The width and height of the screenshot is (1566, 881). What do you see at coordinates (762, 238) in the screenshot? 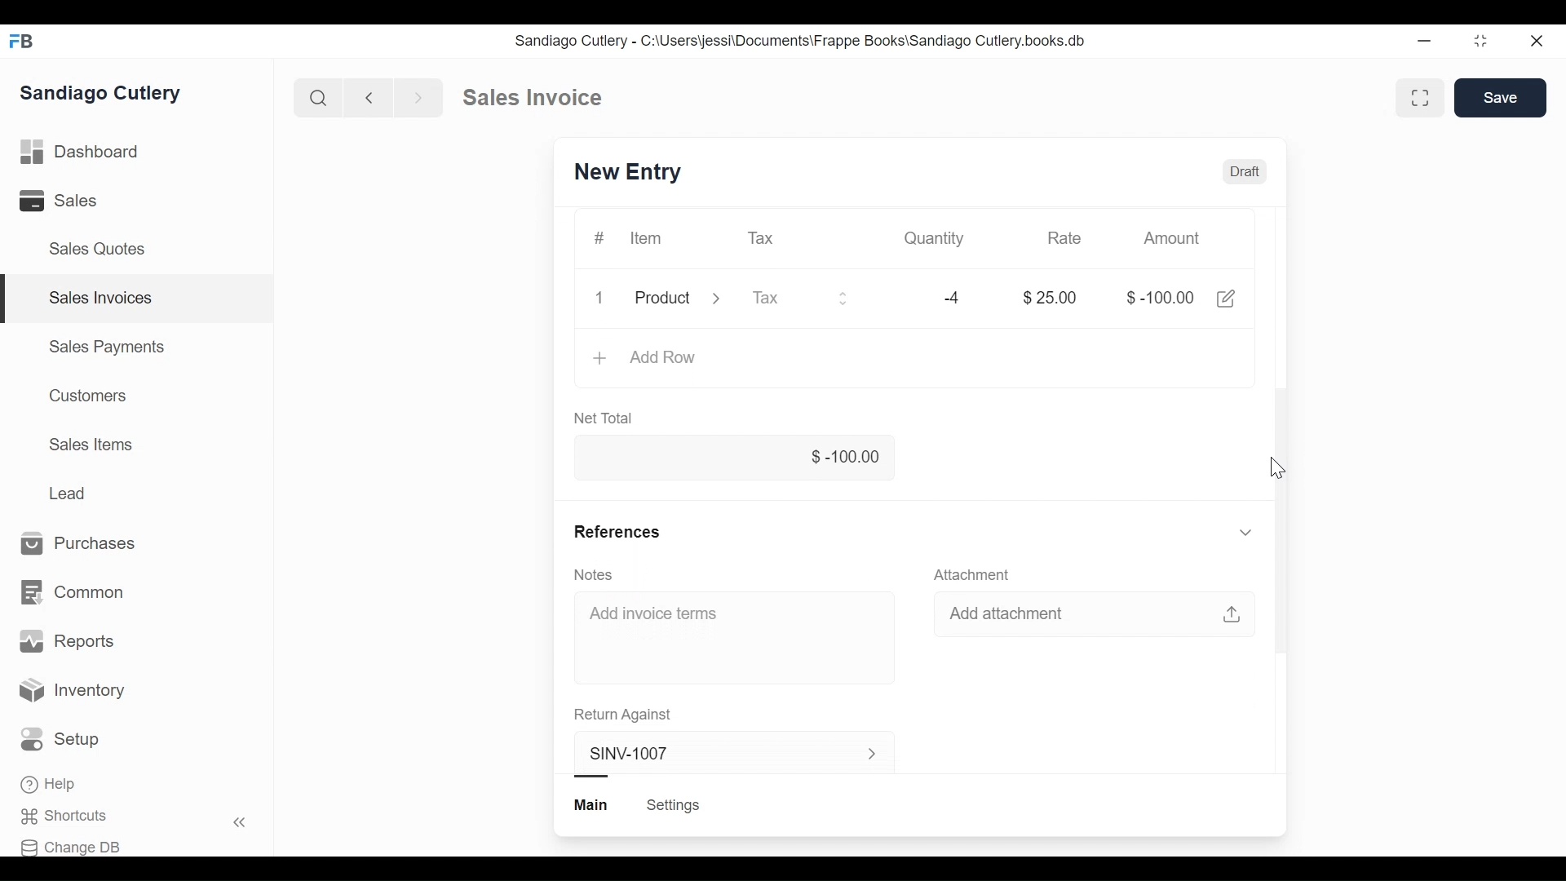
I see `Tax` at bounding box center [762, 238].